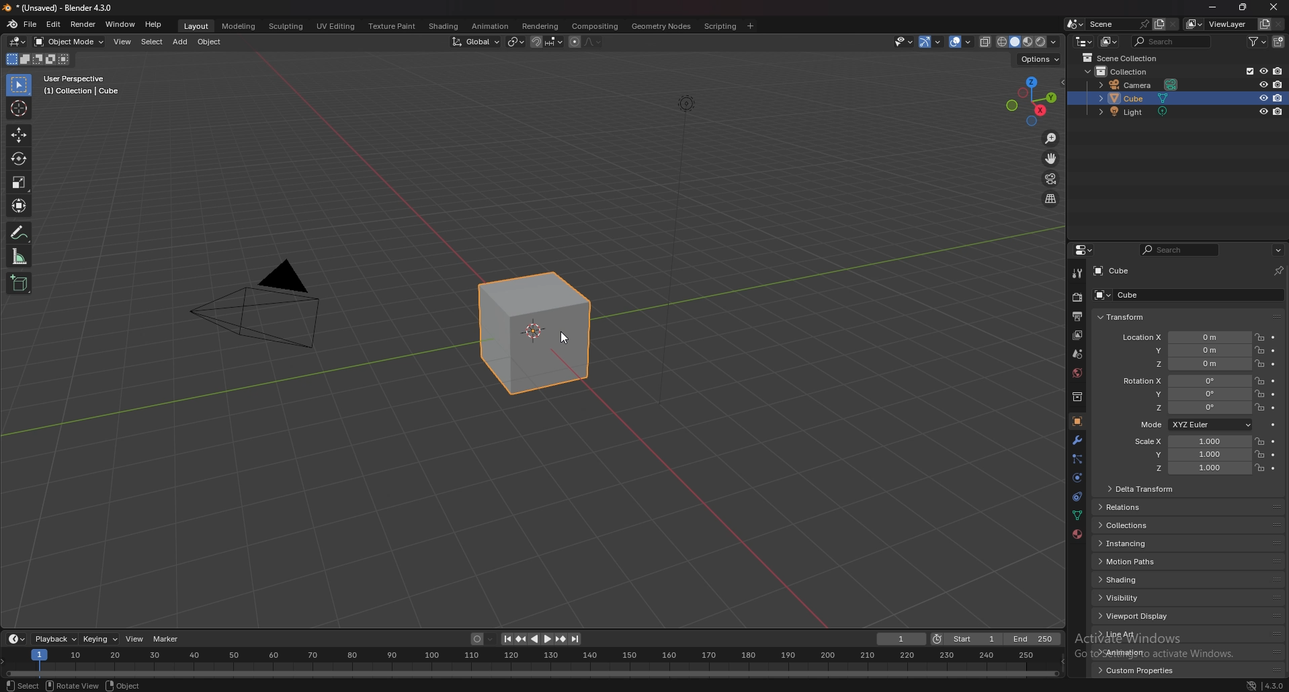 This screenshot has width=1289, height=692. What do you see at coordinates (1263, 84) in the screenshot?
I see `hide in viewport` at bounding box center [1263, 84].